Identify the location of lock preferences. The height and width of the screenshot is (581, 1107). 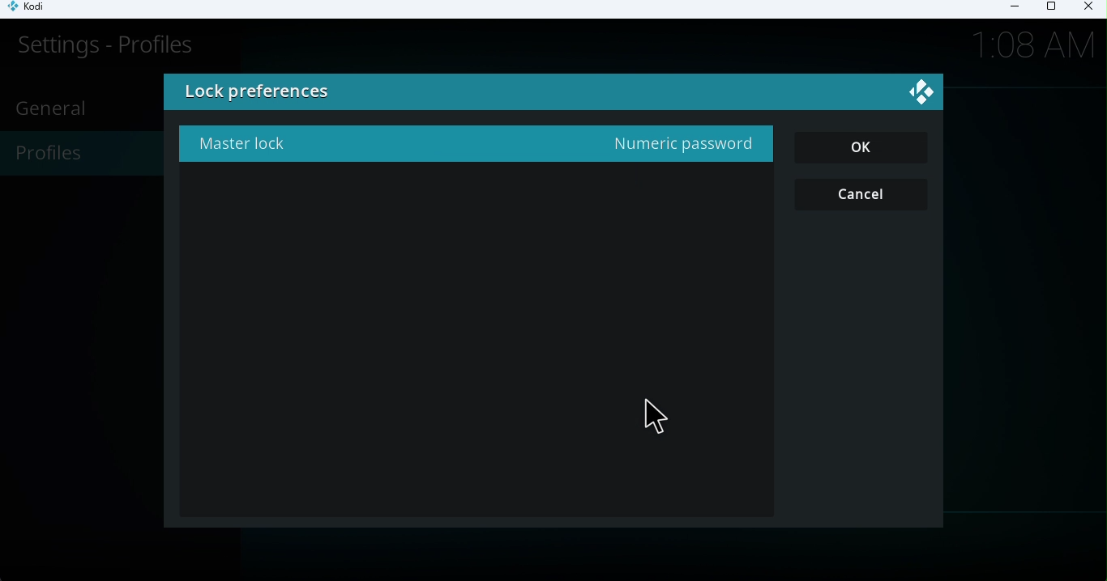
(381, 94).